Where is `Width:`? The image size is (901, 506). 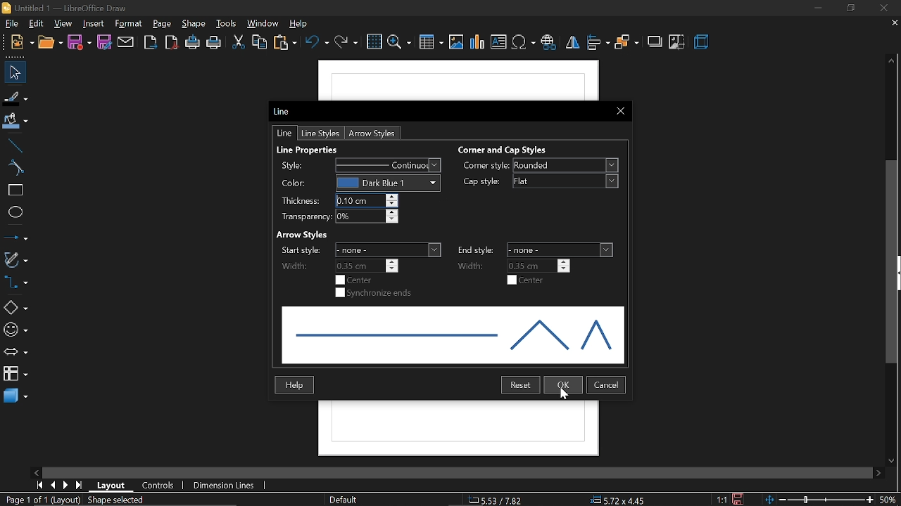
Width: is located at coordinates (295, 266).